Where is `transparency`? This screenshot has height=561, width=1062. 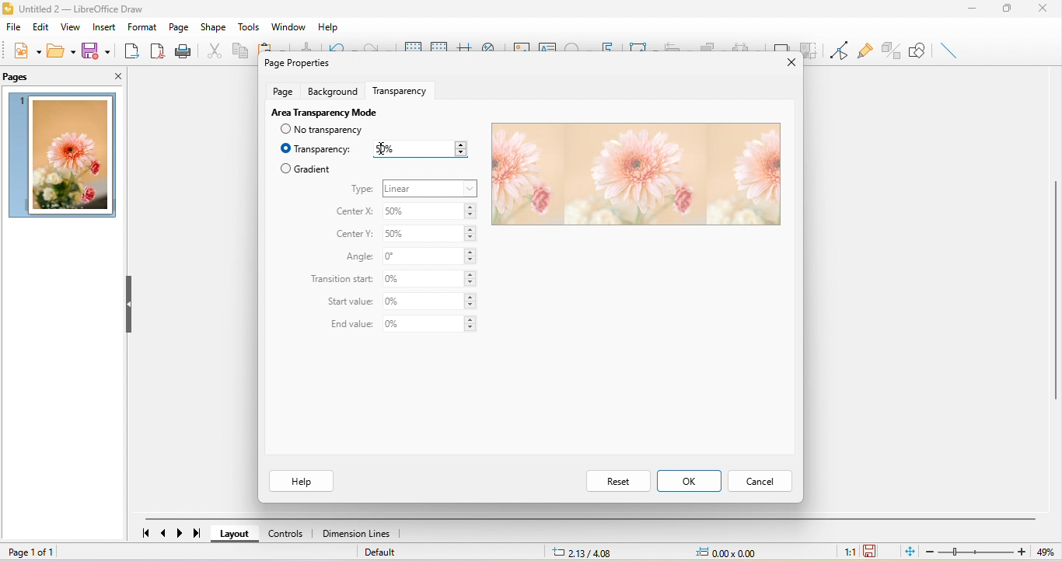
transparency is located at coordinates (404, 89).